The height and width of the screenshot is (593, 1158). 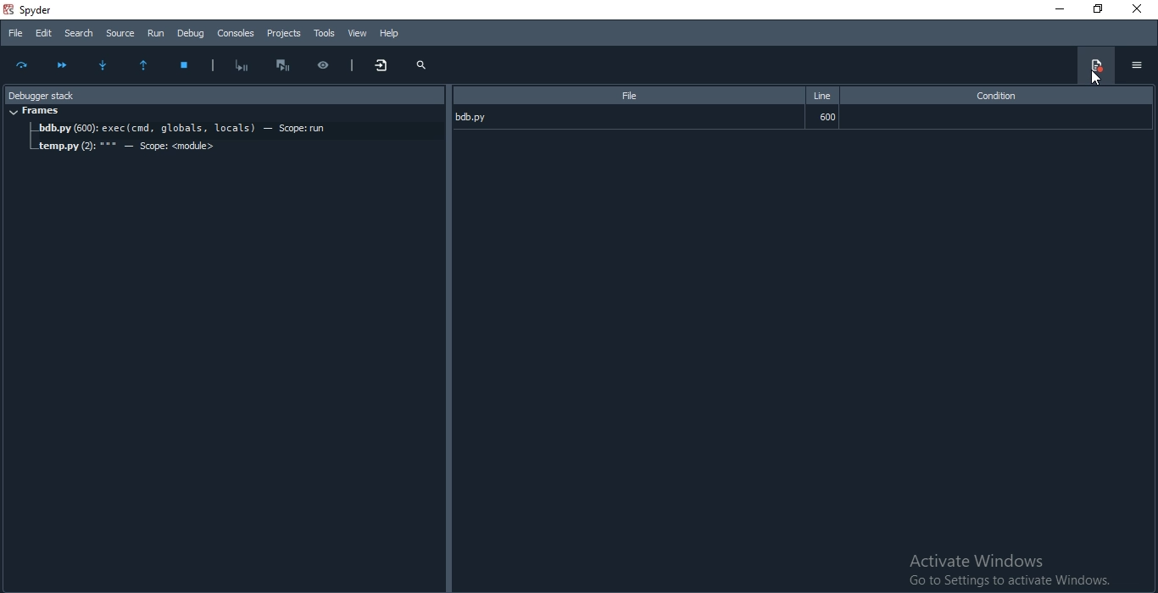 I want to click on options, so click(x=1136, y=65).